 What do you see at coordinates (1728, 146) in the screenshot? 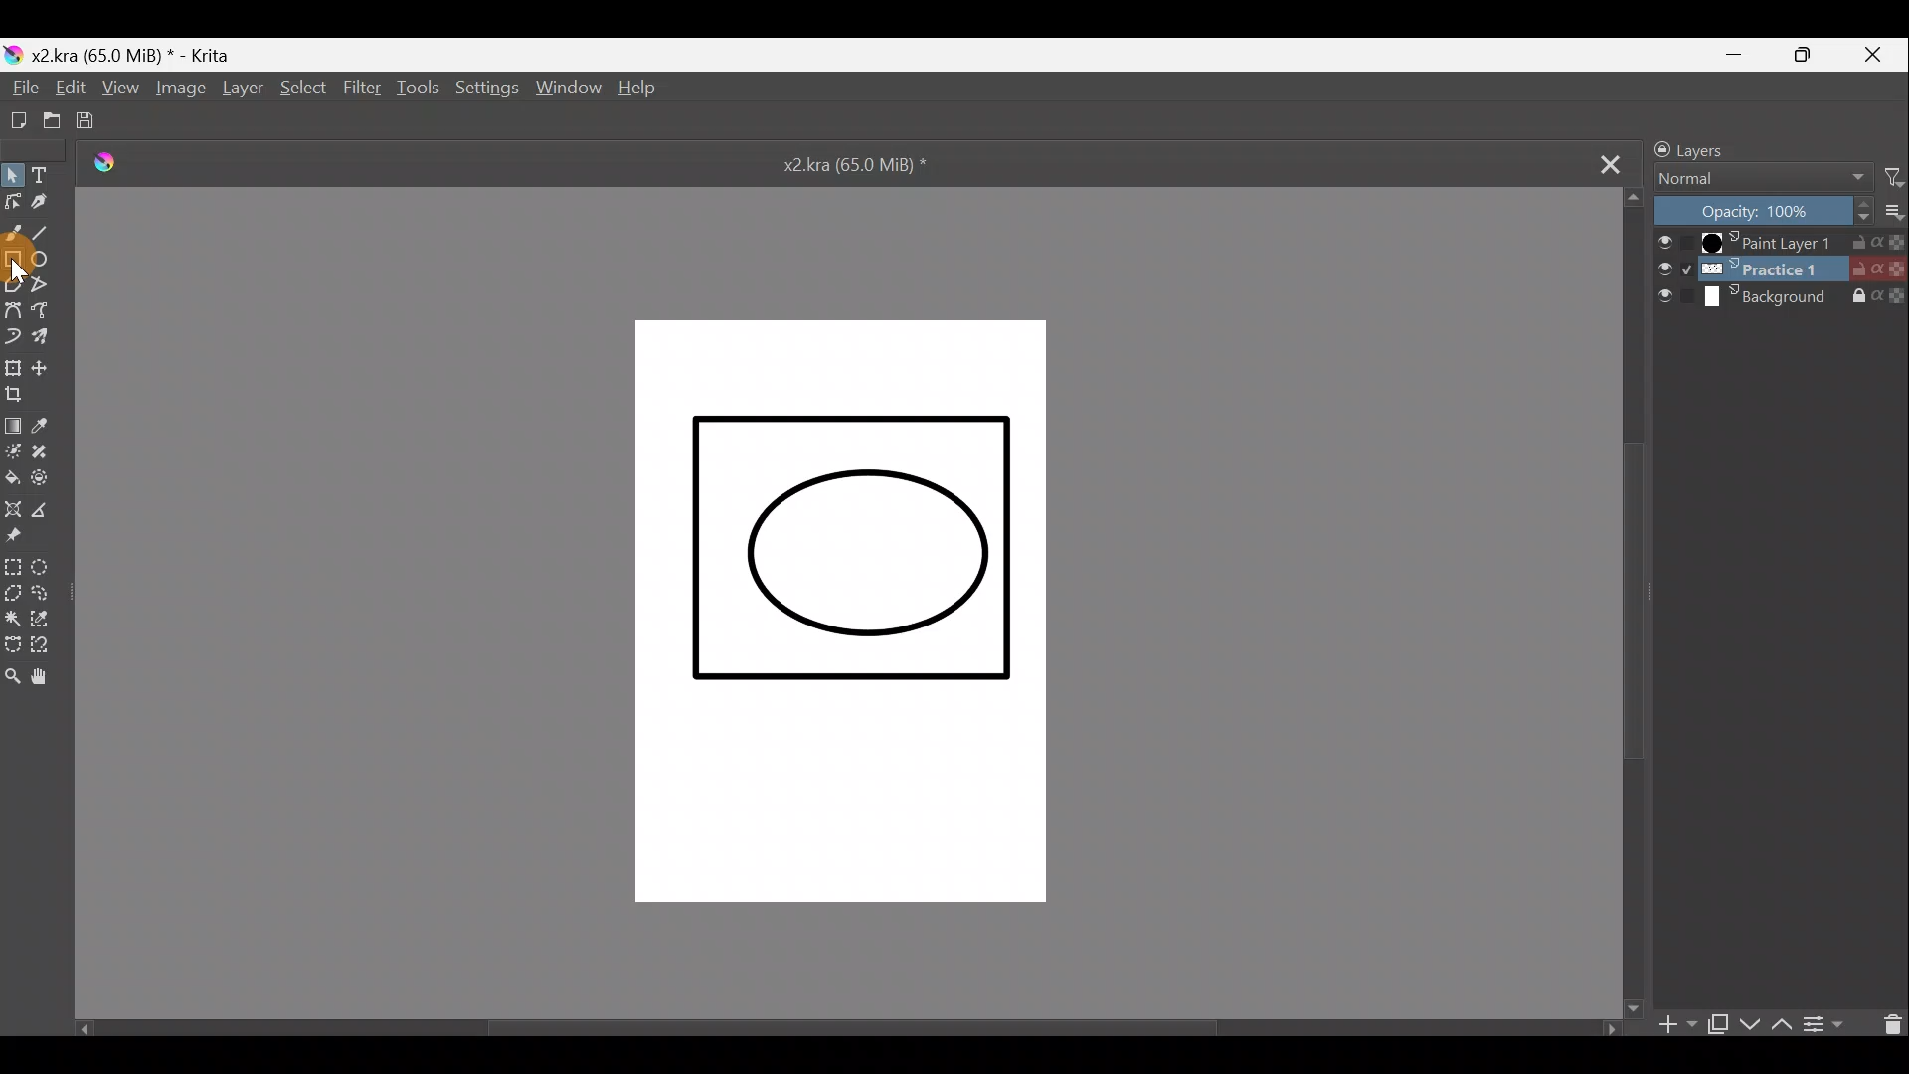
I see `Layers` at bounding box center [1728, 146].